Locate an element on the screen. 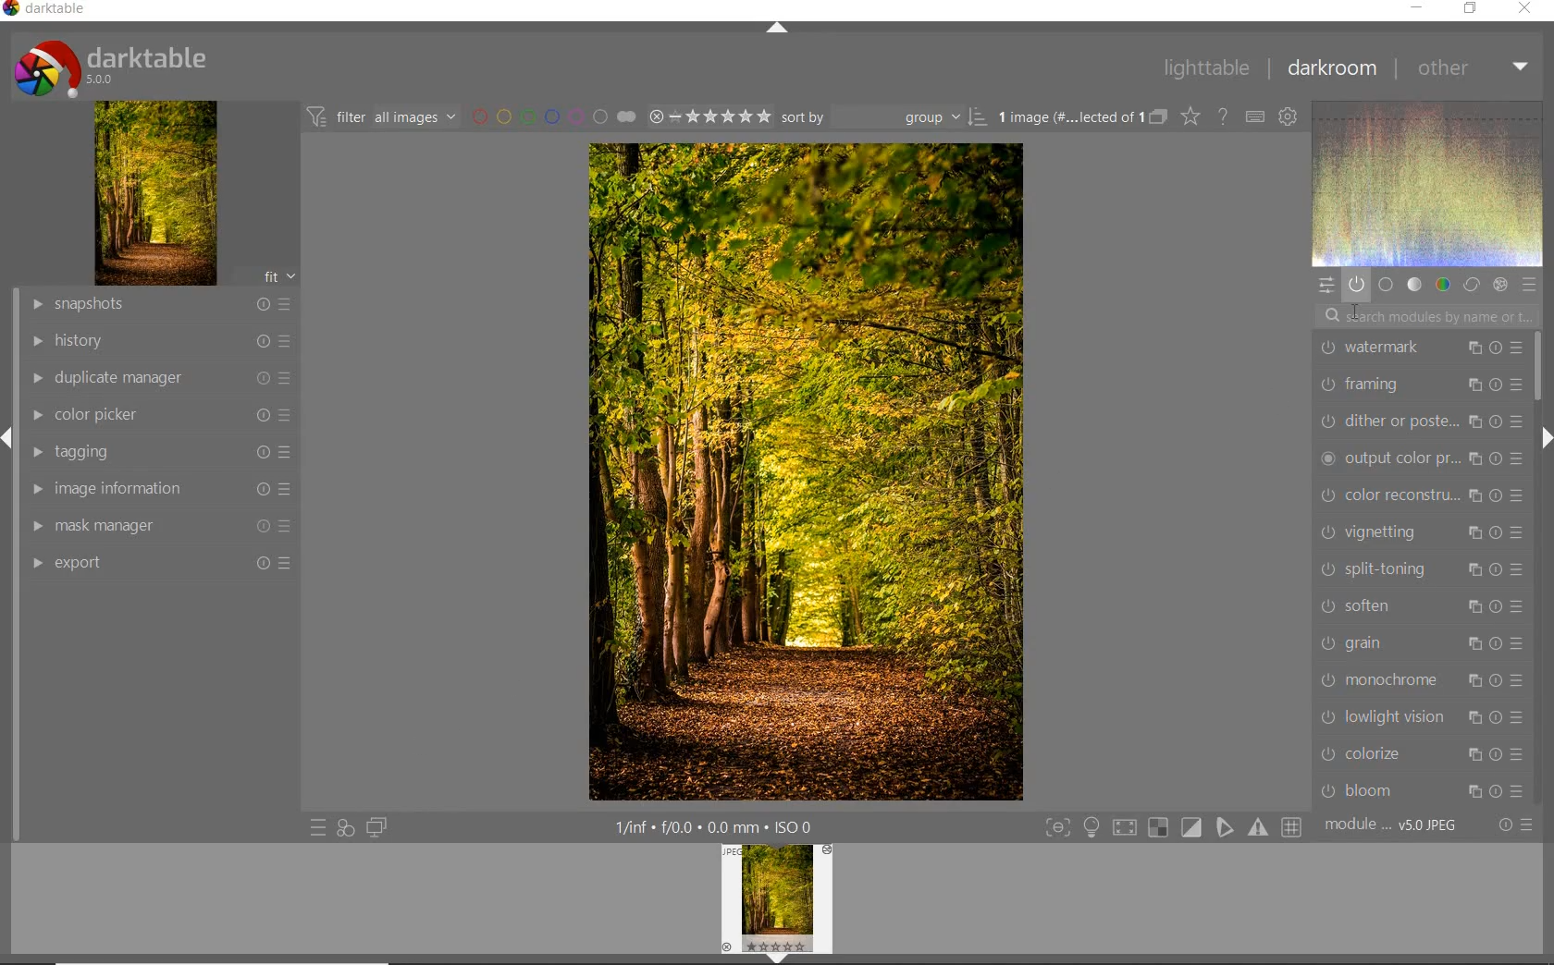 Image resolution: width=1554 pixels, height=965 pixels. history is located at coordinates (160, 339).